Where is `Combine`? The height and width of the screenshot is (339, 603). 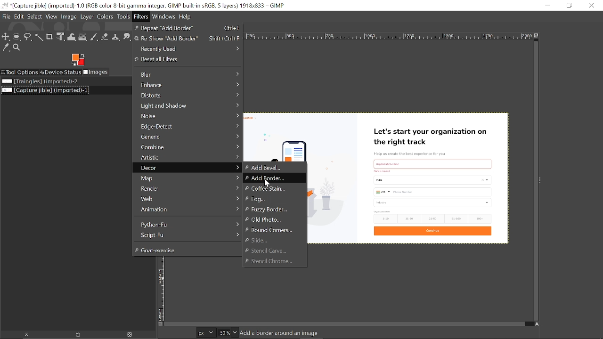 Combine is located at coordinates (188, 148).